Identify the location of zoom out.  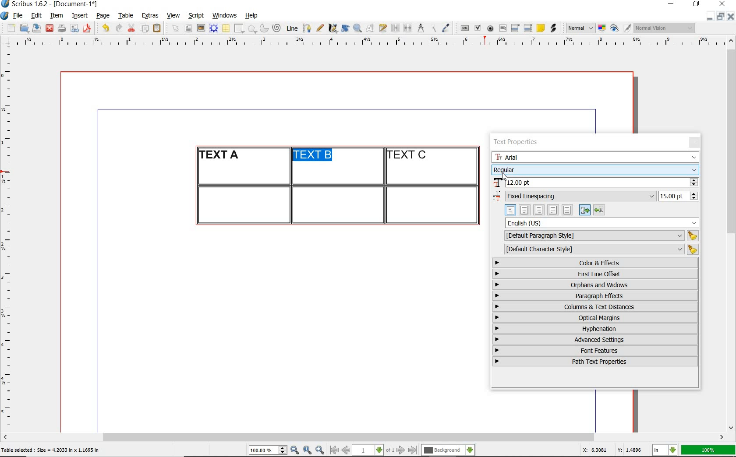
(295, 450).